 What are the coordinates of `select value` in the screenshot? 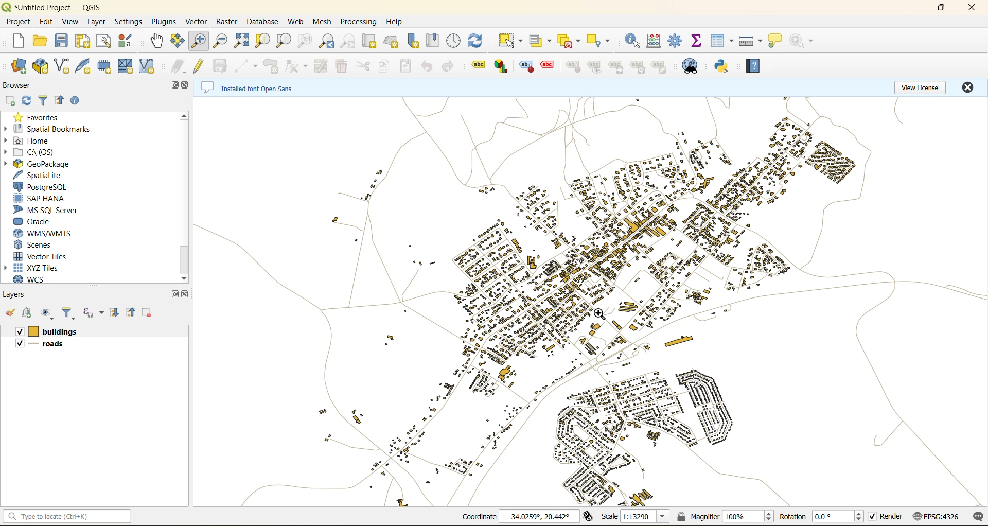 It's located at (541, 42).